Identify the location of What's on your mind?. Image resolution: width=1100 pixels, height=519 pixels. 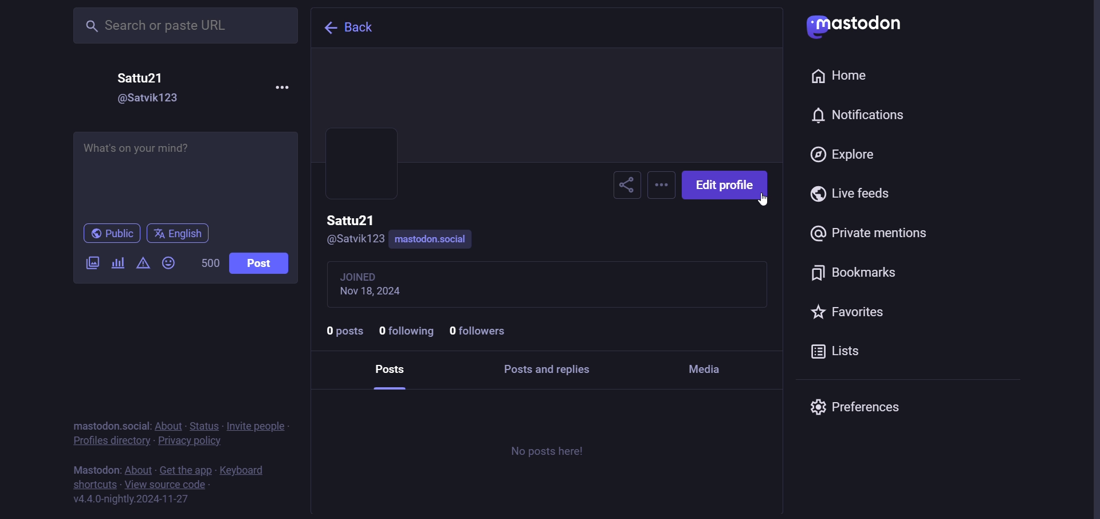
(187, 176).